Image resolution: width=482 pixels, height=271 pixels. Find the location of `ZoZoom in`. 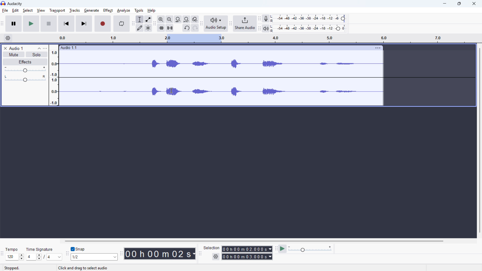

ZoZoom in is located at coordinates (161, 19).